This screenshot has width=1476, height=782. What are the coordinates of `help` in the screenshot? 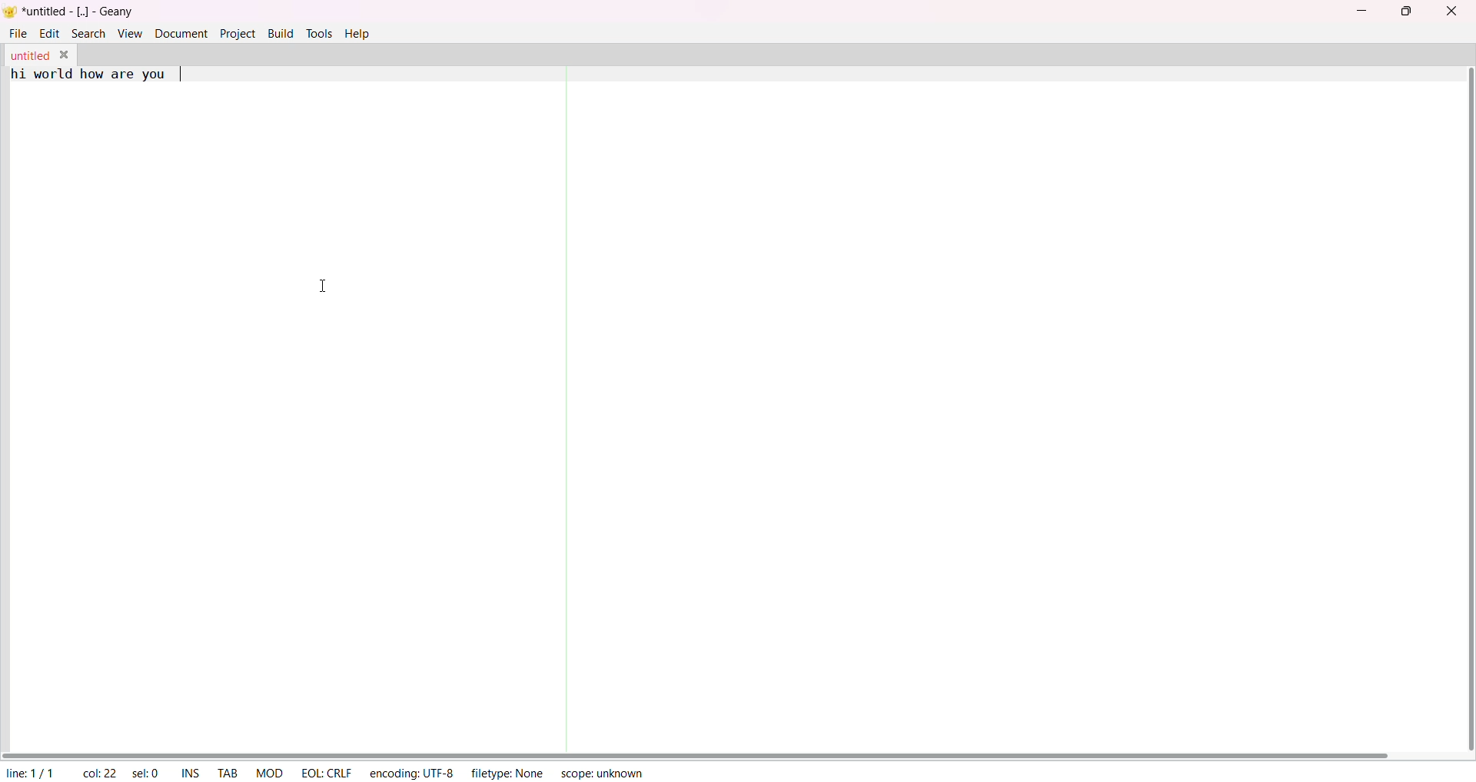 It's located at (357, 34).